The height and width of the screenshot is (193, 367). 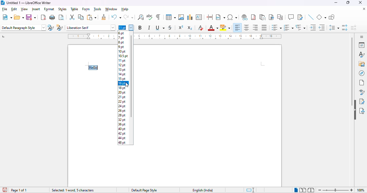 What do you see at coordinates (128, 85) in the screenshot?
I see `cursor` at bounding box center [128, 85].